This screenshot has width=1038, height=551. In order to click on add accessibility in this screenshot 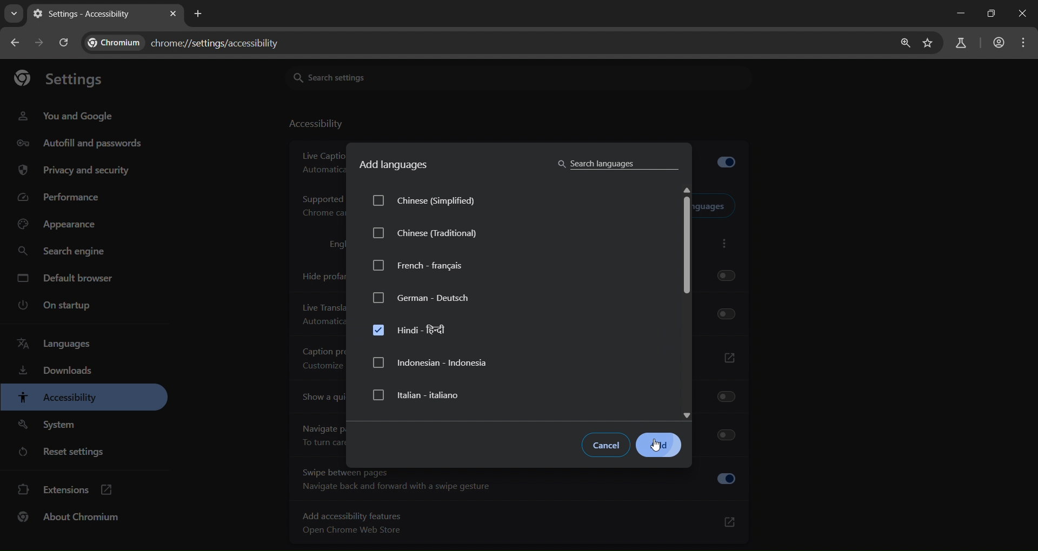, I will do `click(520, 522)`.